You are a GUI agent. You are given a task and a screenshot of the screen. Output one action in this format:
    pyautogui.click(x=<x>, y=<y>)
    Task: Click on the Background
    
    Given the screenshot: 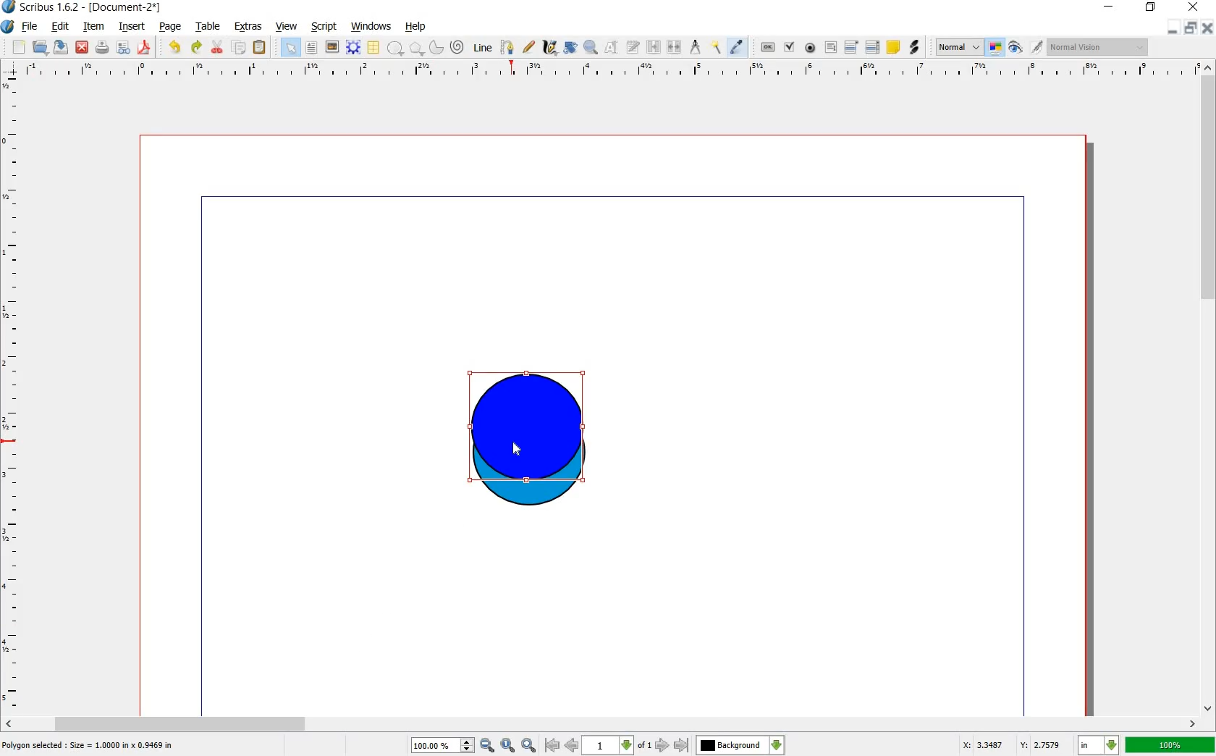 What is the action you would take?
    pyautogui.click(x=740, y=745)
    